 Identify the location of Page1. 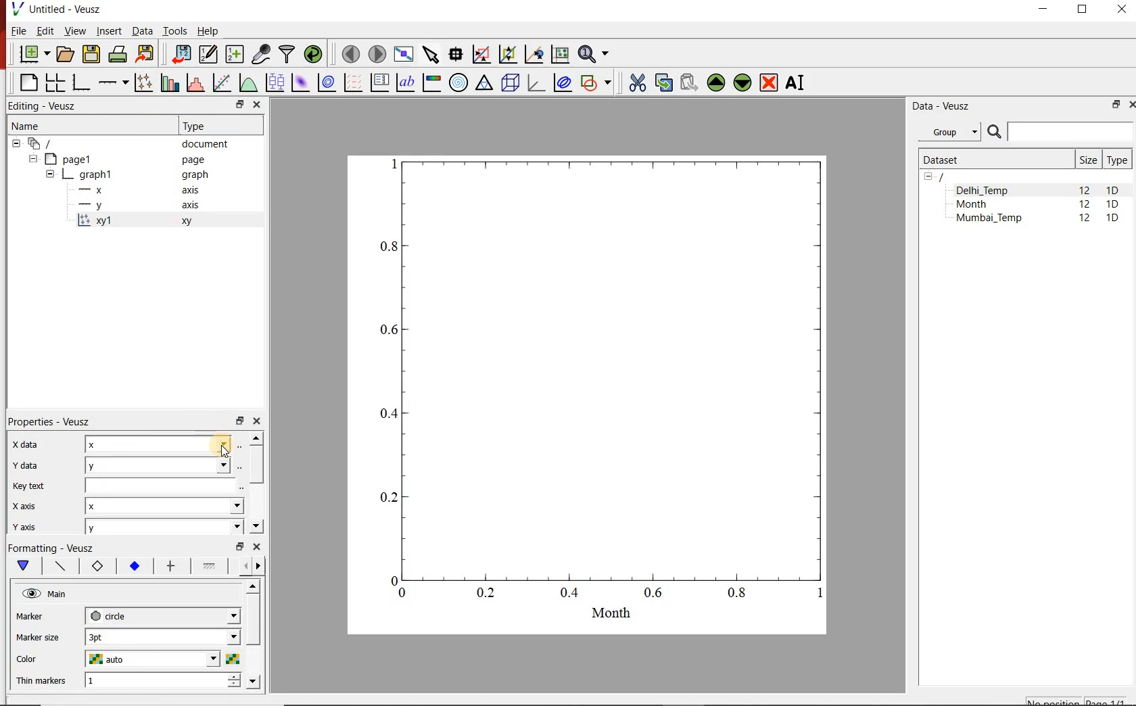
(118, 159).